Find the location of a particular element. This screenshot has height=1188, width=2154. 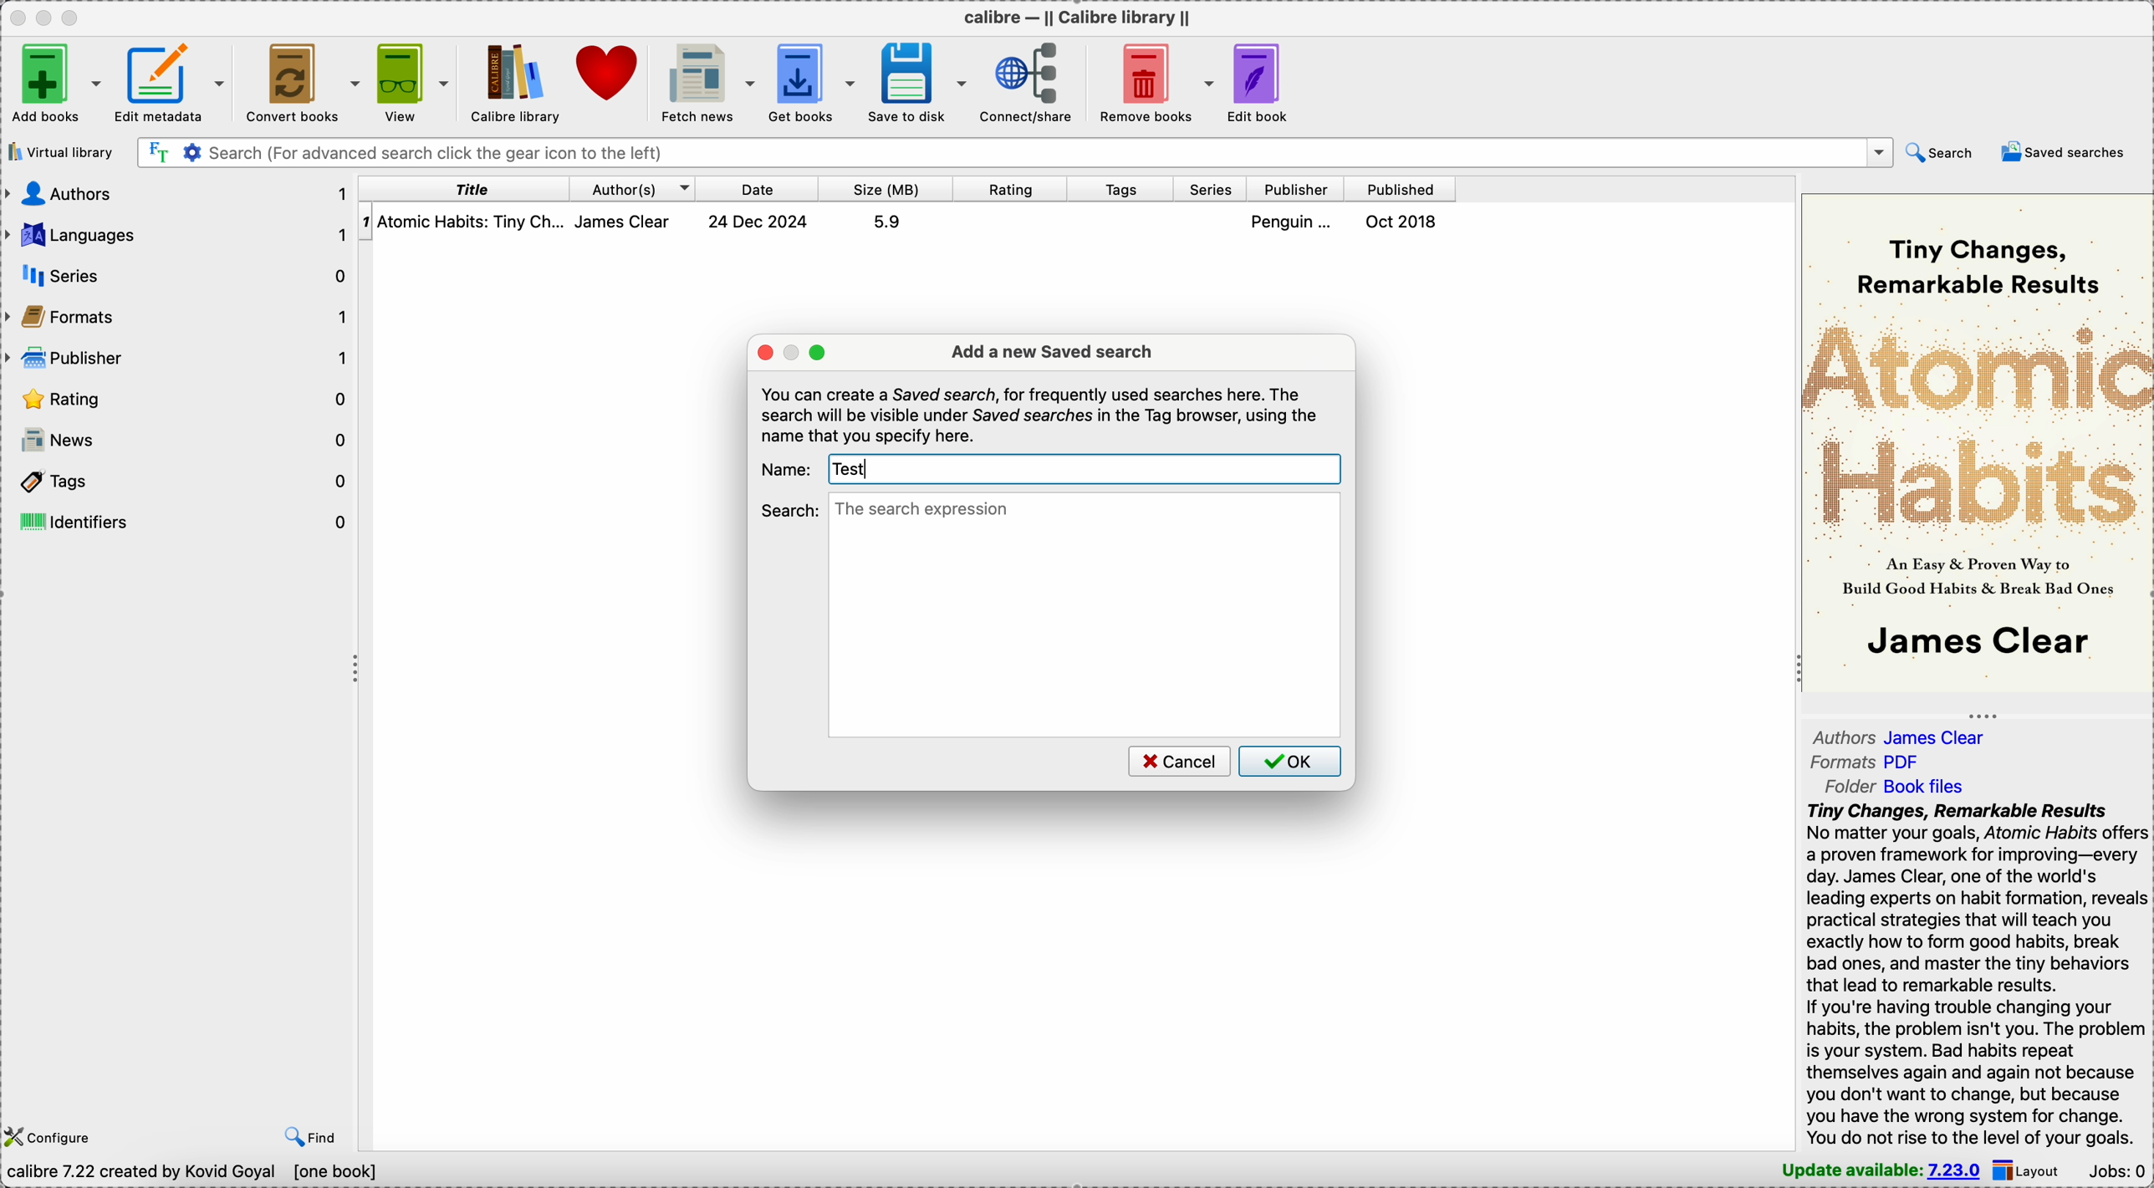

virtual library is located at coordinates (59, 152).